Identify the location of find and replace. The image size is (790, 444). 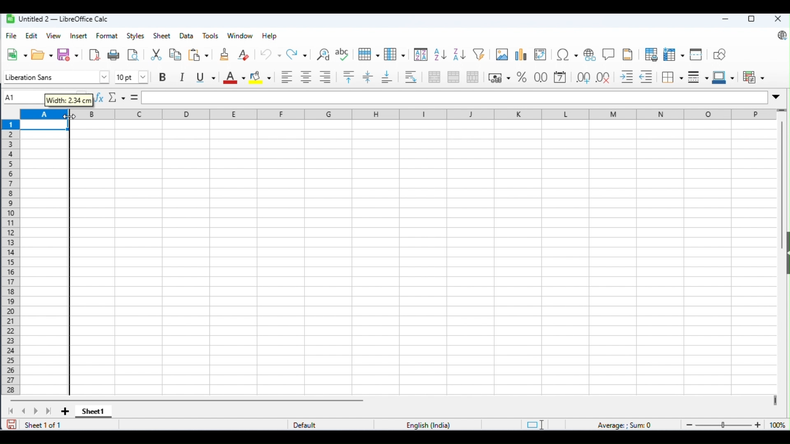
(324, 54).